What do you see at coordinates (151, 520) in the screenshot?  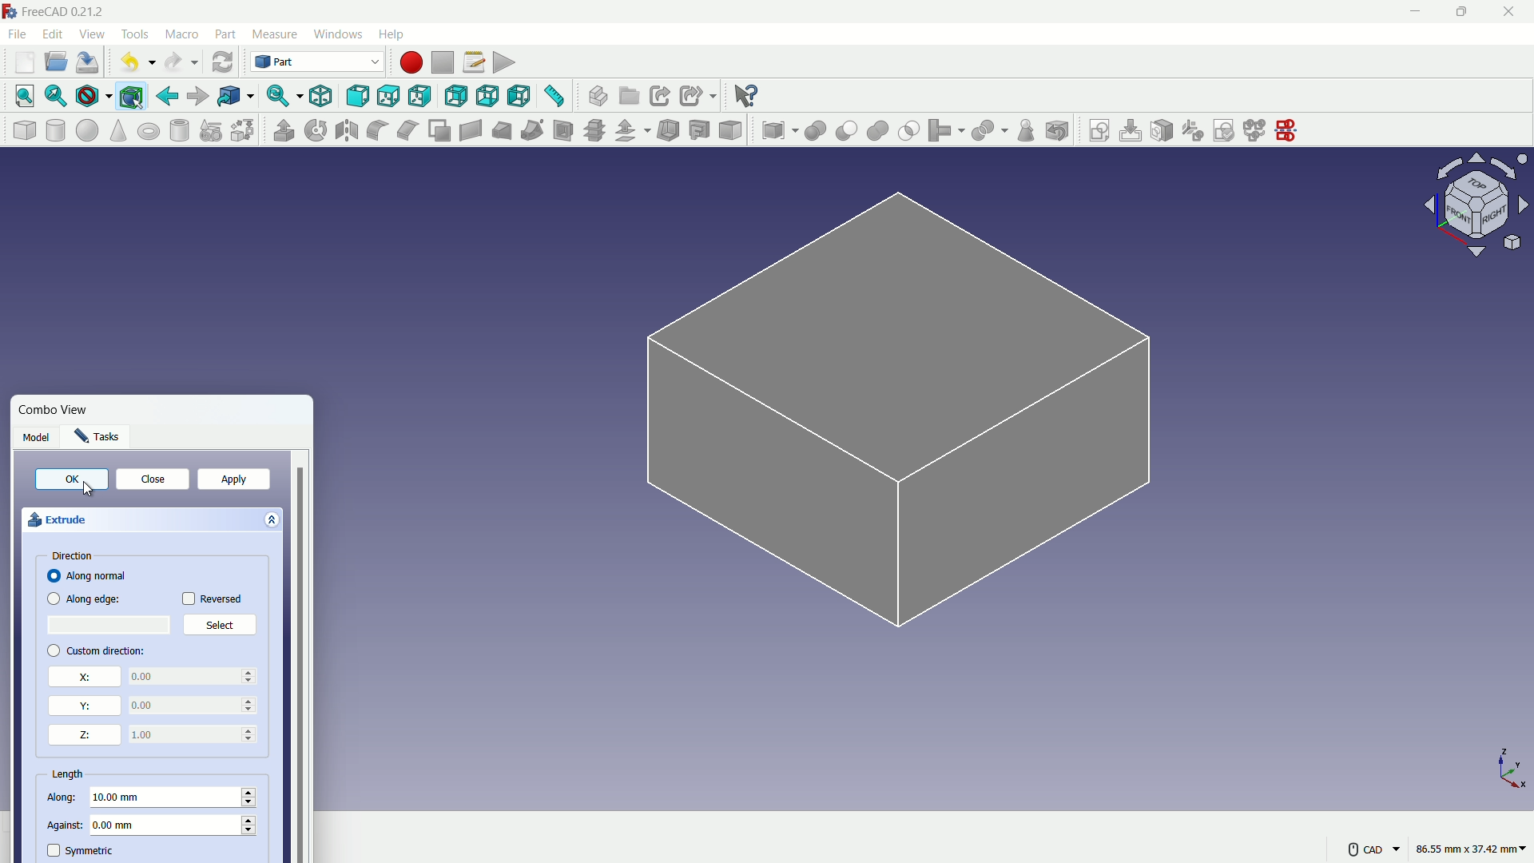 I see `extrude` at bounding box center [151, 520].